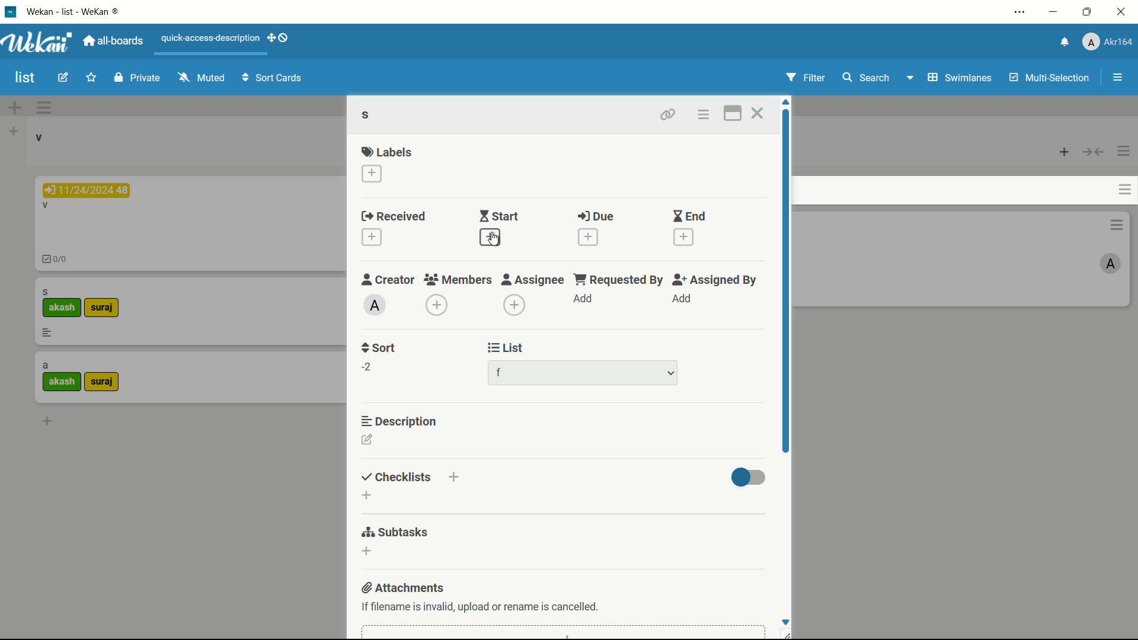 The image size is (1138, 640). I want to click on add checklists, so click(455, 476).